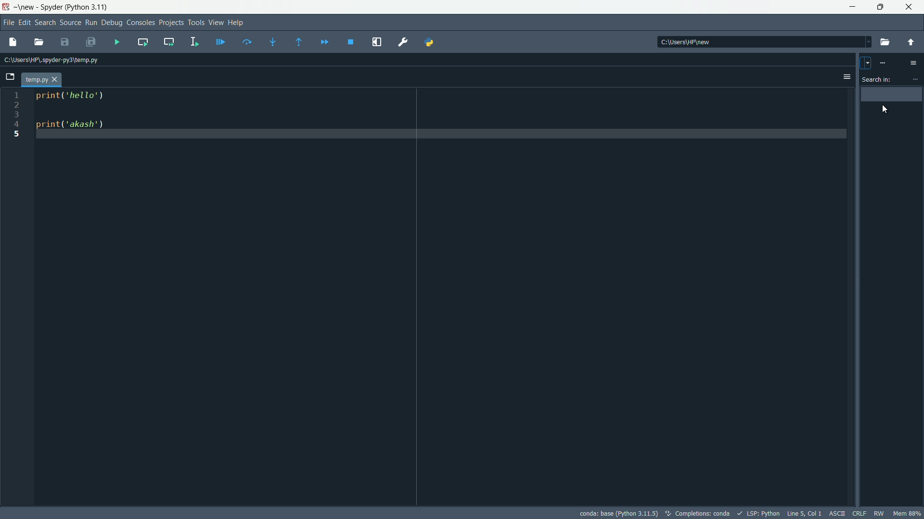  I want to click on minimize, so click(853, 7).